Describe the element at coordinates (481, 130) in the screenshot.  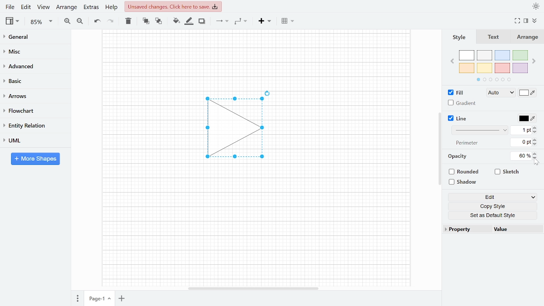
I see `Line style` at that location.